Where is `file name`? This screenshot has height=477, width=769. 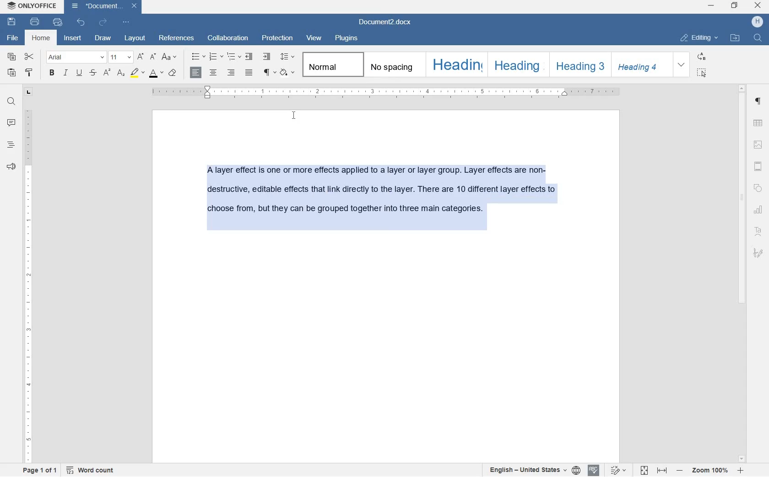
file name is located at coordinates (388, 23).